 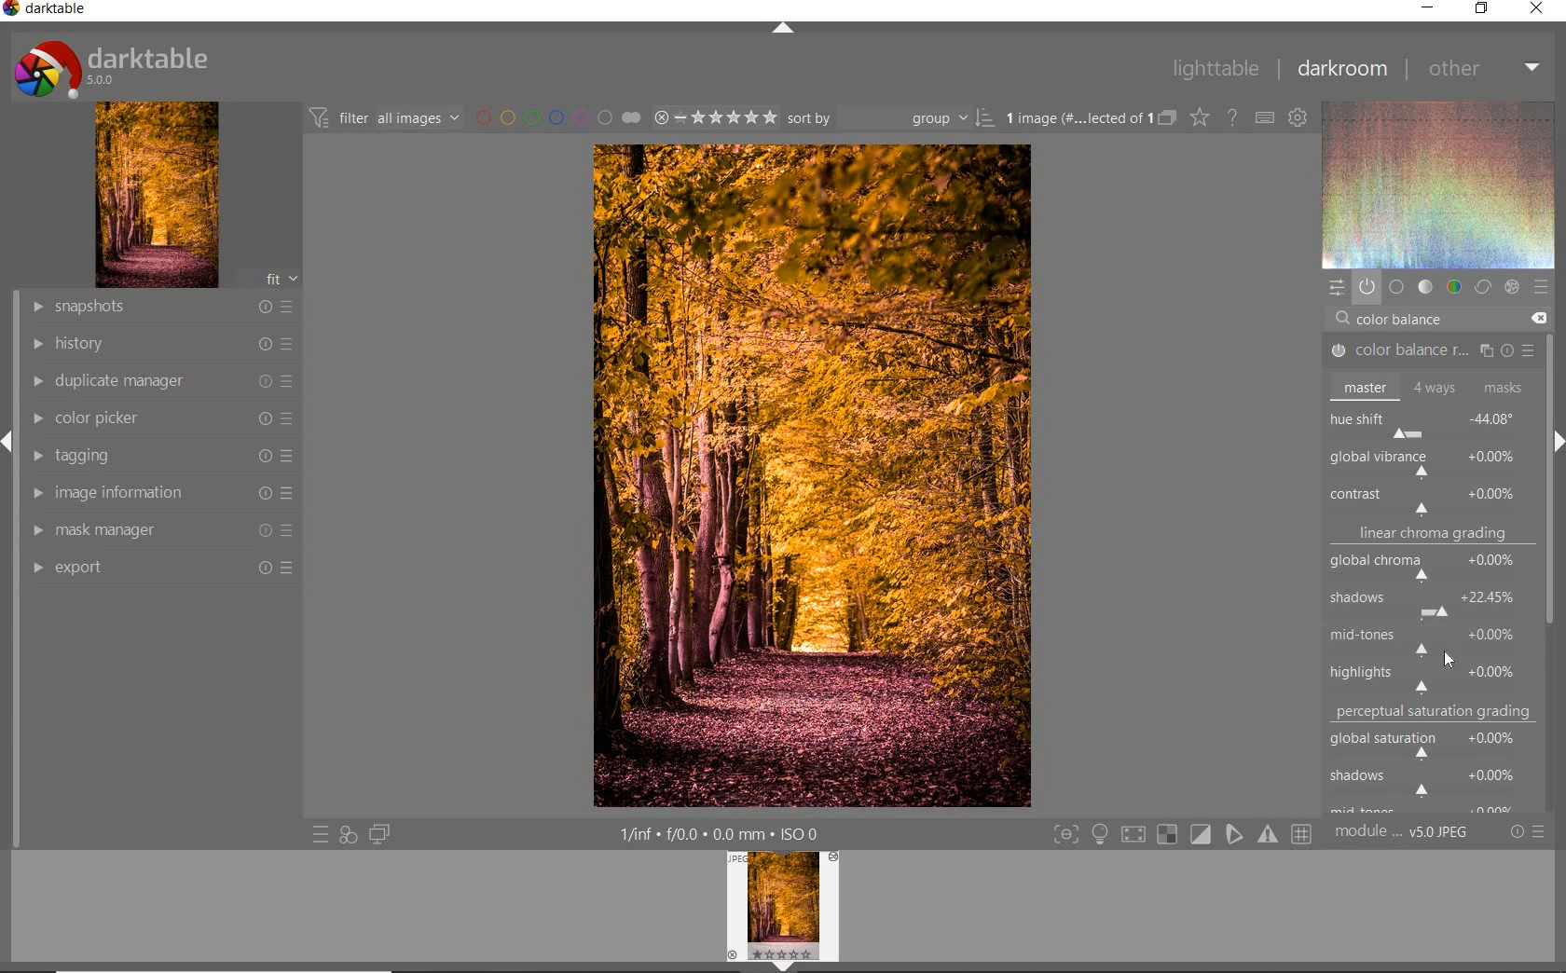 I want to click on minimize, so click(x=1429, y=7).